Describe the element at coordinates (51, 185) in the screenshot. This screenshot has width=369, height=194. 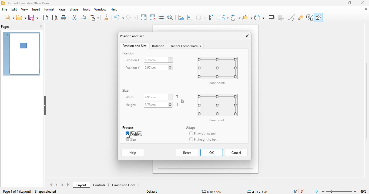
I see `first page` at that location.